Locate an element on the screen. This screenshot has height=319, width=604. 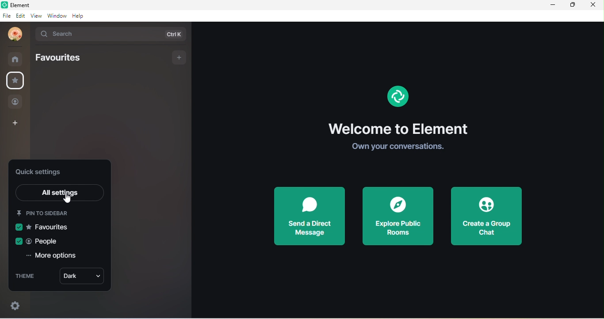
cursor movement is located at coordinates (69, 199).